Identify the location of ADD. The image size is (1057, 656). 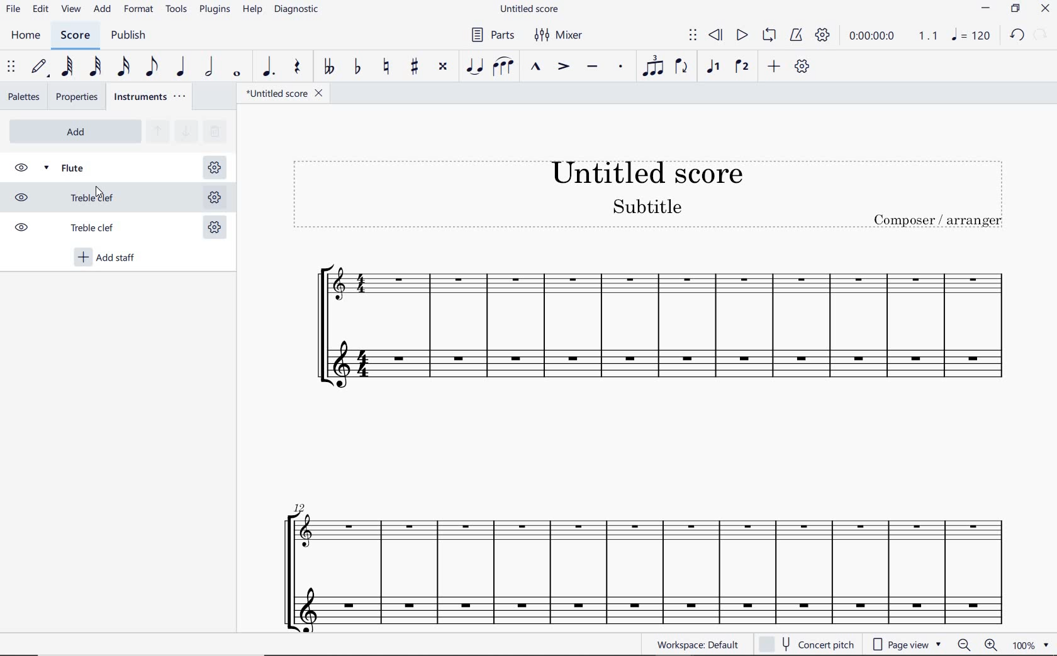
(74, 131).